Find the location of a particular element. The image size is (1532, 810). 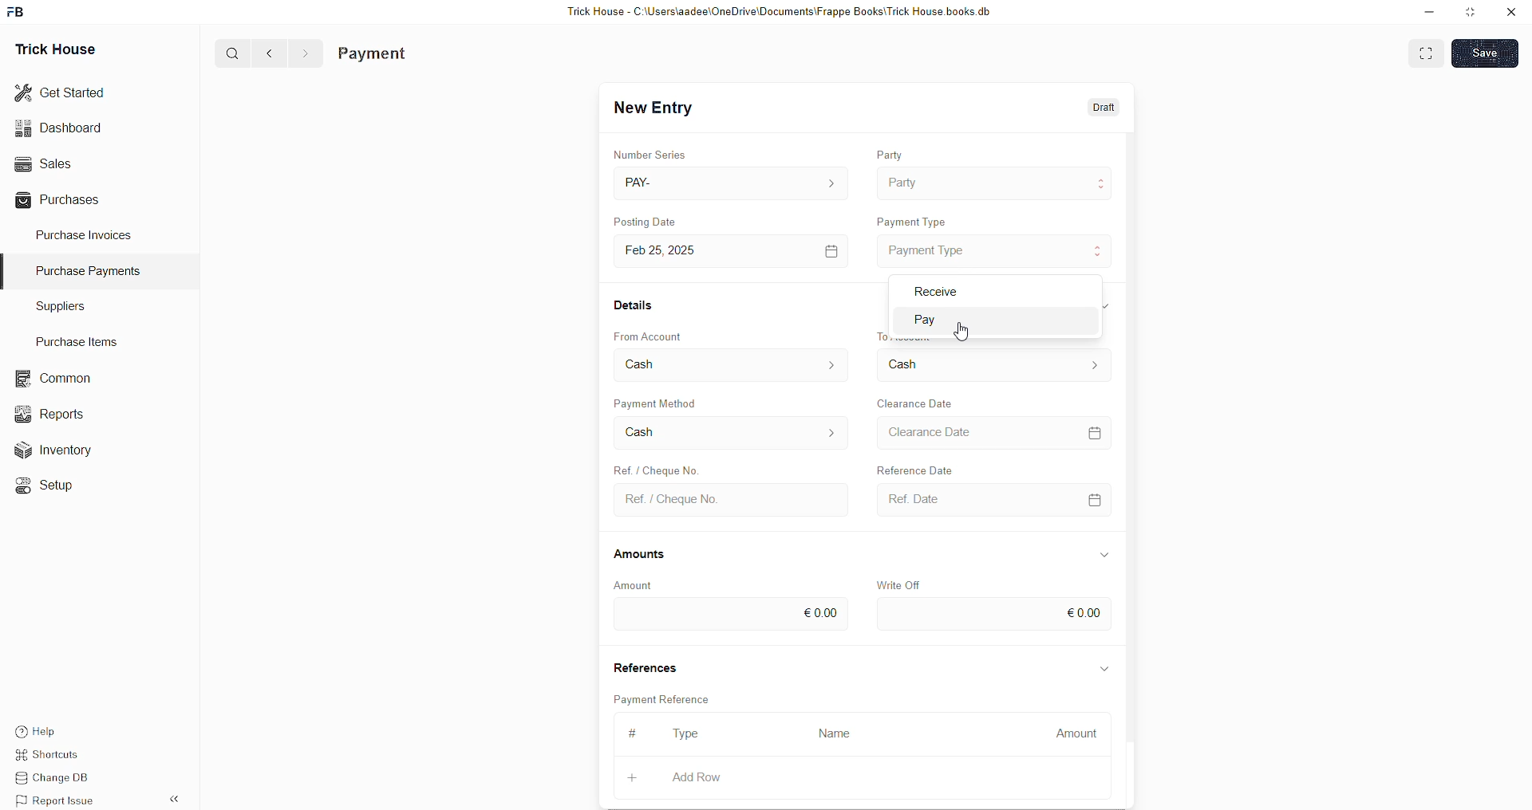

# is located at coordinates (630, 733).